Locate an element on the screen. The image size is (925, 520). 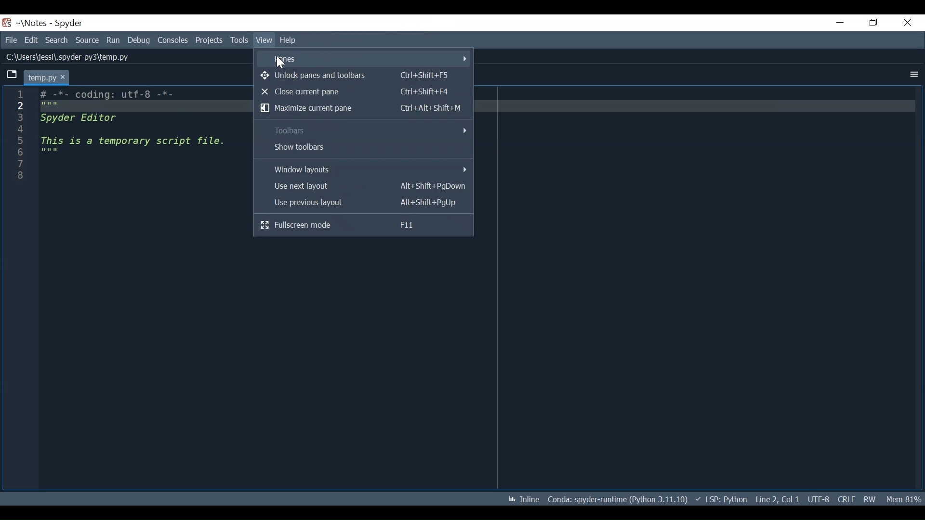
Show toolbars is located at coordinates (364, 148).